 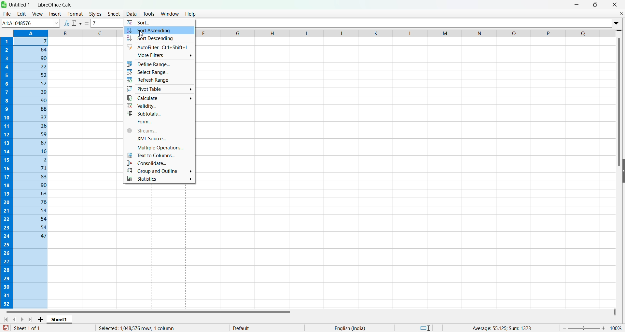 What do you see at coordinates (425, 327) in the screenshot?
I see `Layout` at bounding box center [425, 327].